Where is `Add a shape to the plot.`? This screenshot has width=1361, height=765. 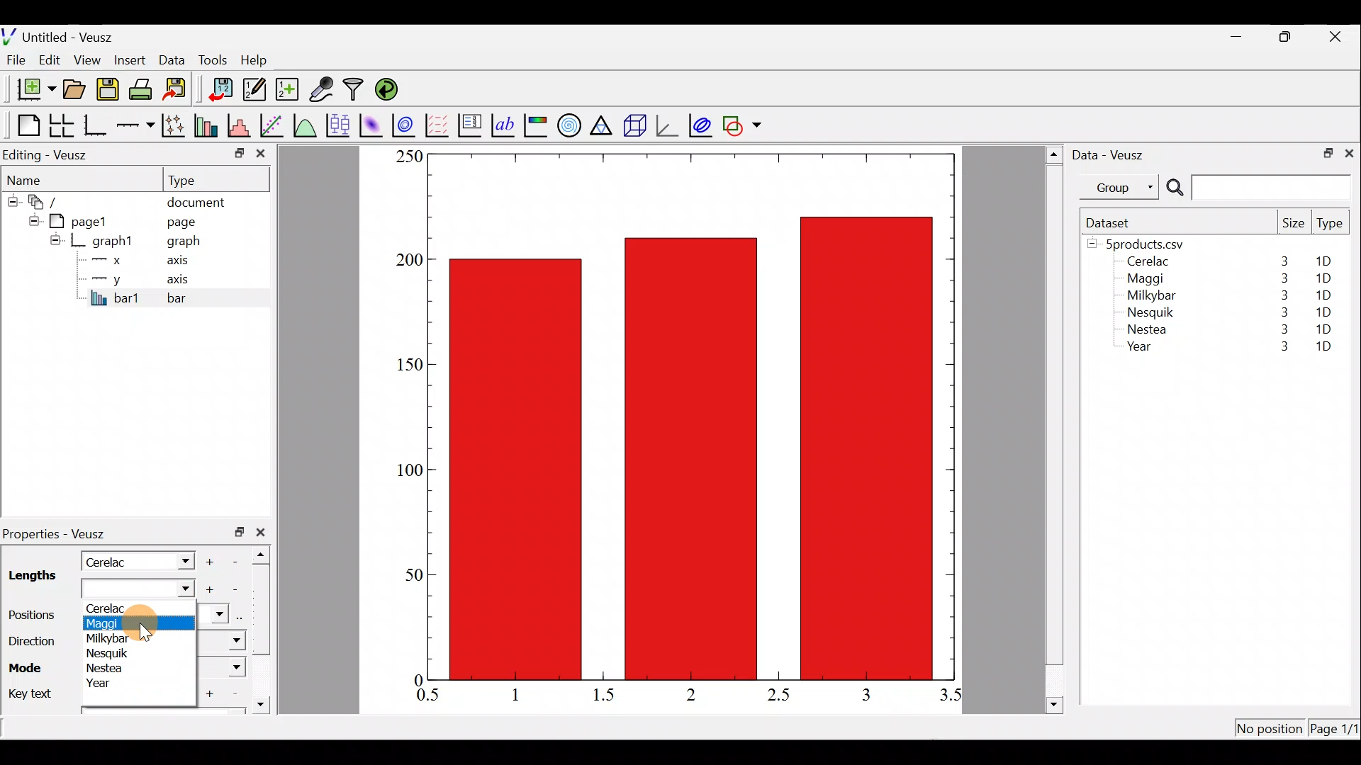 Add a shape to the plot. is located at coordinates (743, 123).